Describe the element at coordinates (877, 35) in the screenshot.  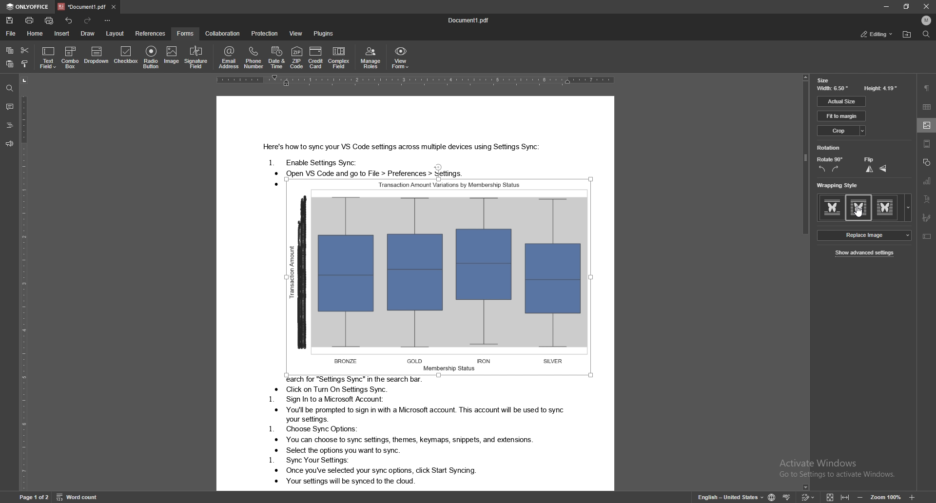
I see `editing` at that location.